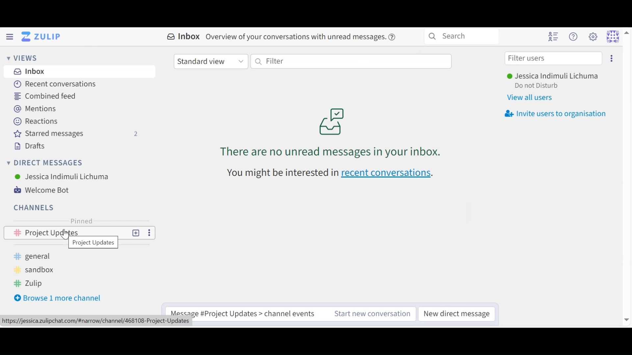  What do you see at coordinates (99, 320) in the screenshot?
I see `URL` at bounding box center [99, 320].